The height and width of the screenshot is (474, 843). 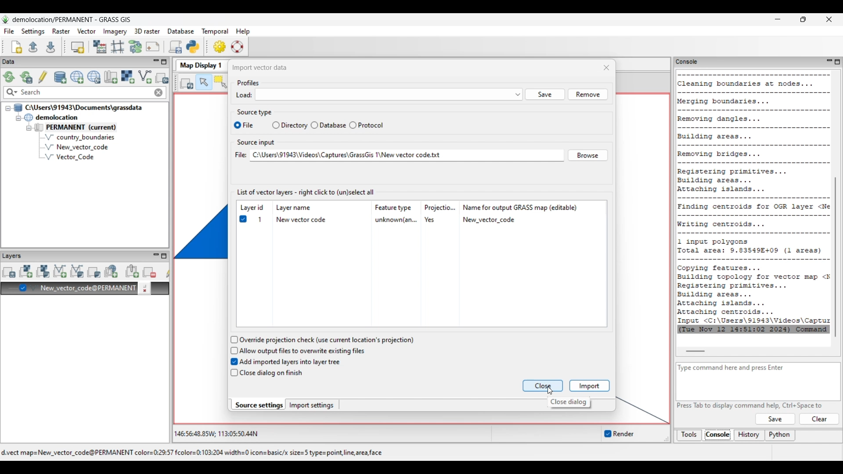 What do you see at coordinates (156, 62) in the screenshot?
I see `Minimize Data menu` at bounding box center [156, 62].